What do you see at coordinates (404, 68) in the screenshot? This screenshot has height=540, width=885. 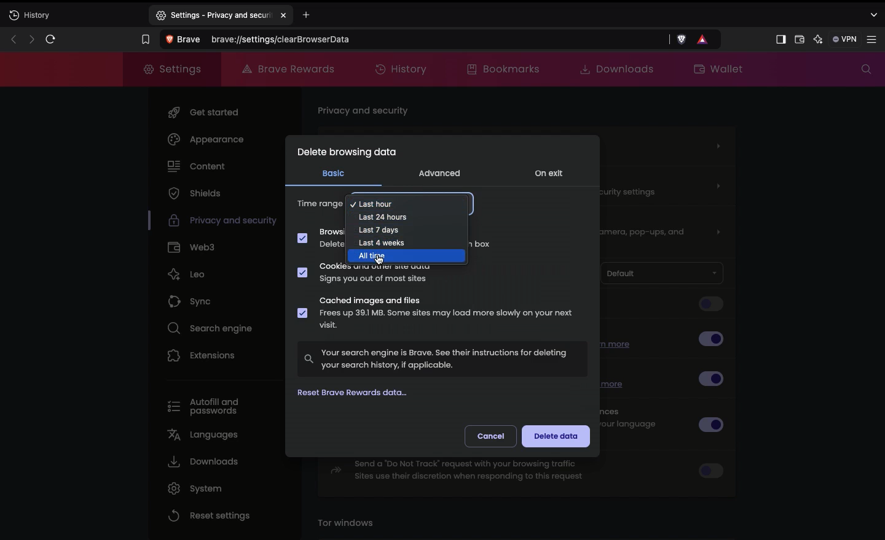 I see `History` at bounding box center [404, 68].